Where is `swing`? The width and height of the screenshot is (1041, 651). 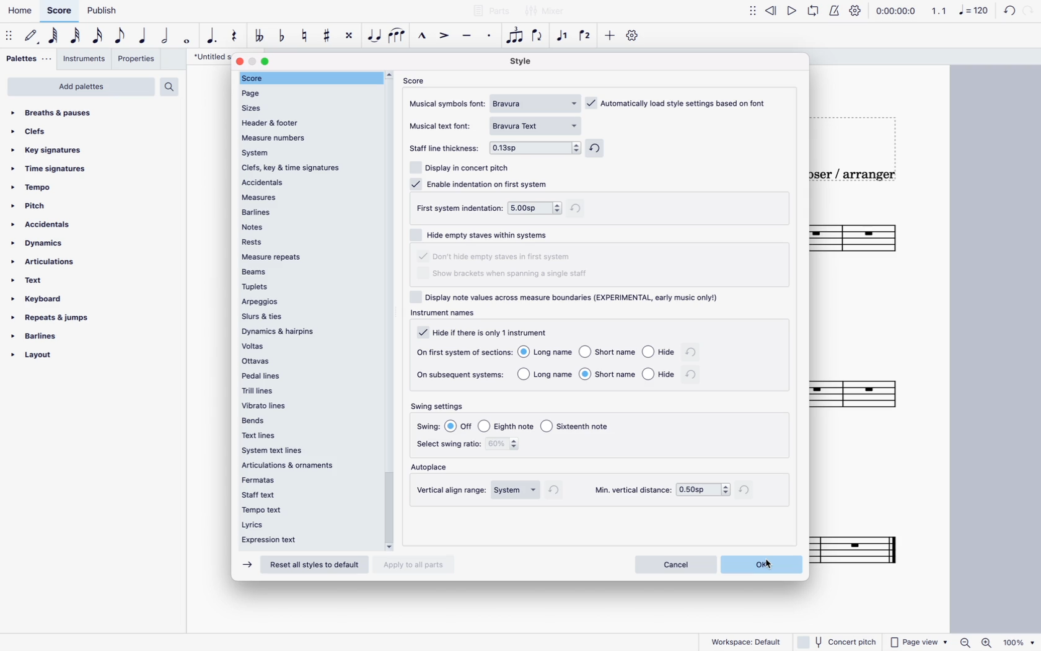 swing is located at coordinates (429, 427).